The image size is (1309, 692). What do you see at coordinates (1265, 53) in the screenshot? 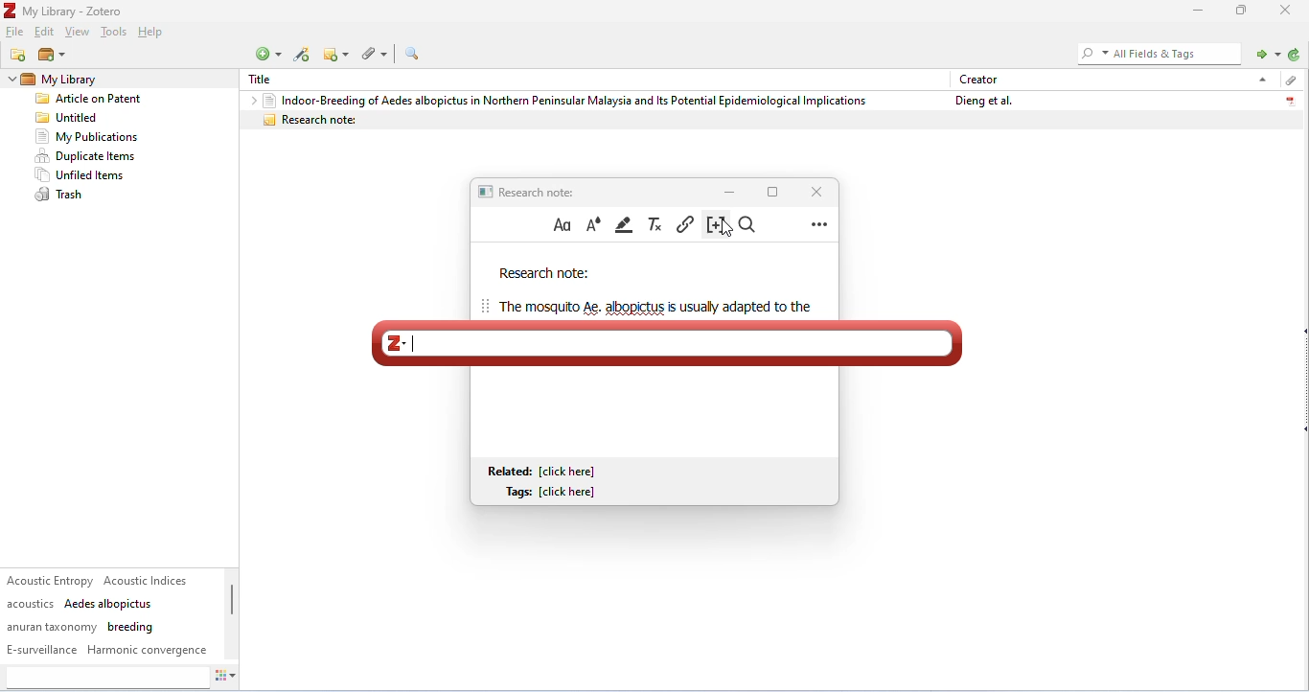
I see `locate` at bounding box center [1265, 53].